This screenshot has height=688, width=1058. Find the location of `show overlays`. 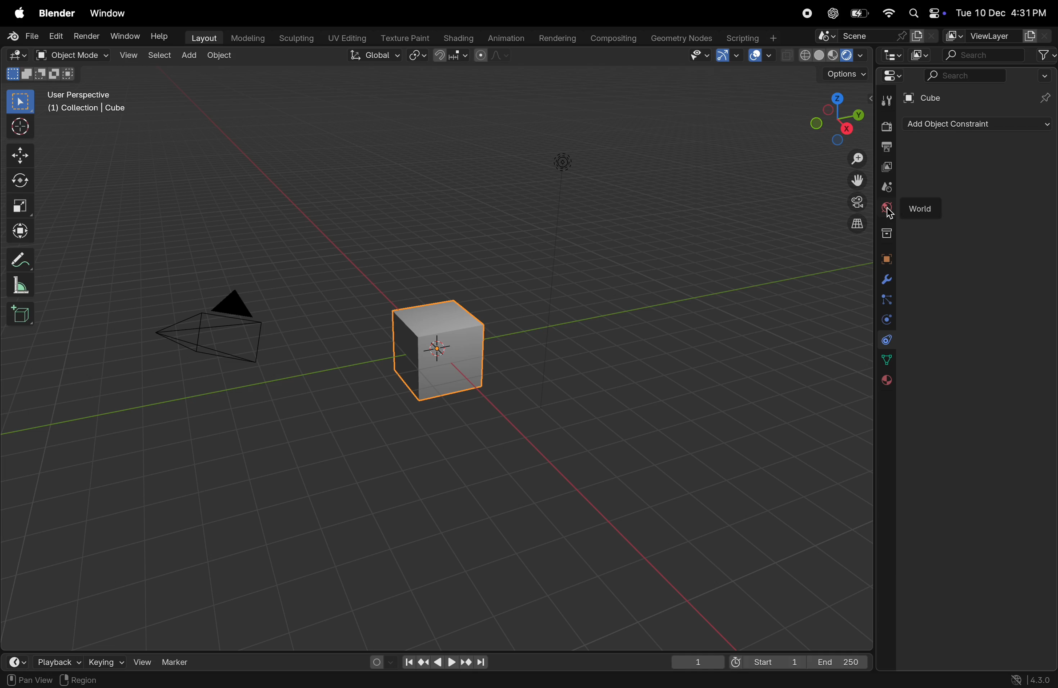

show overlays is located at coordinates (762, 55).